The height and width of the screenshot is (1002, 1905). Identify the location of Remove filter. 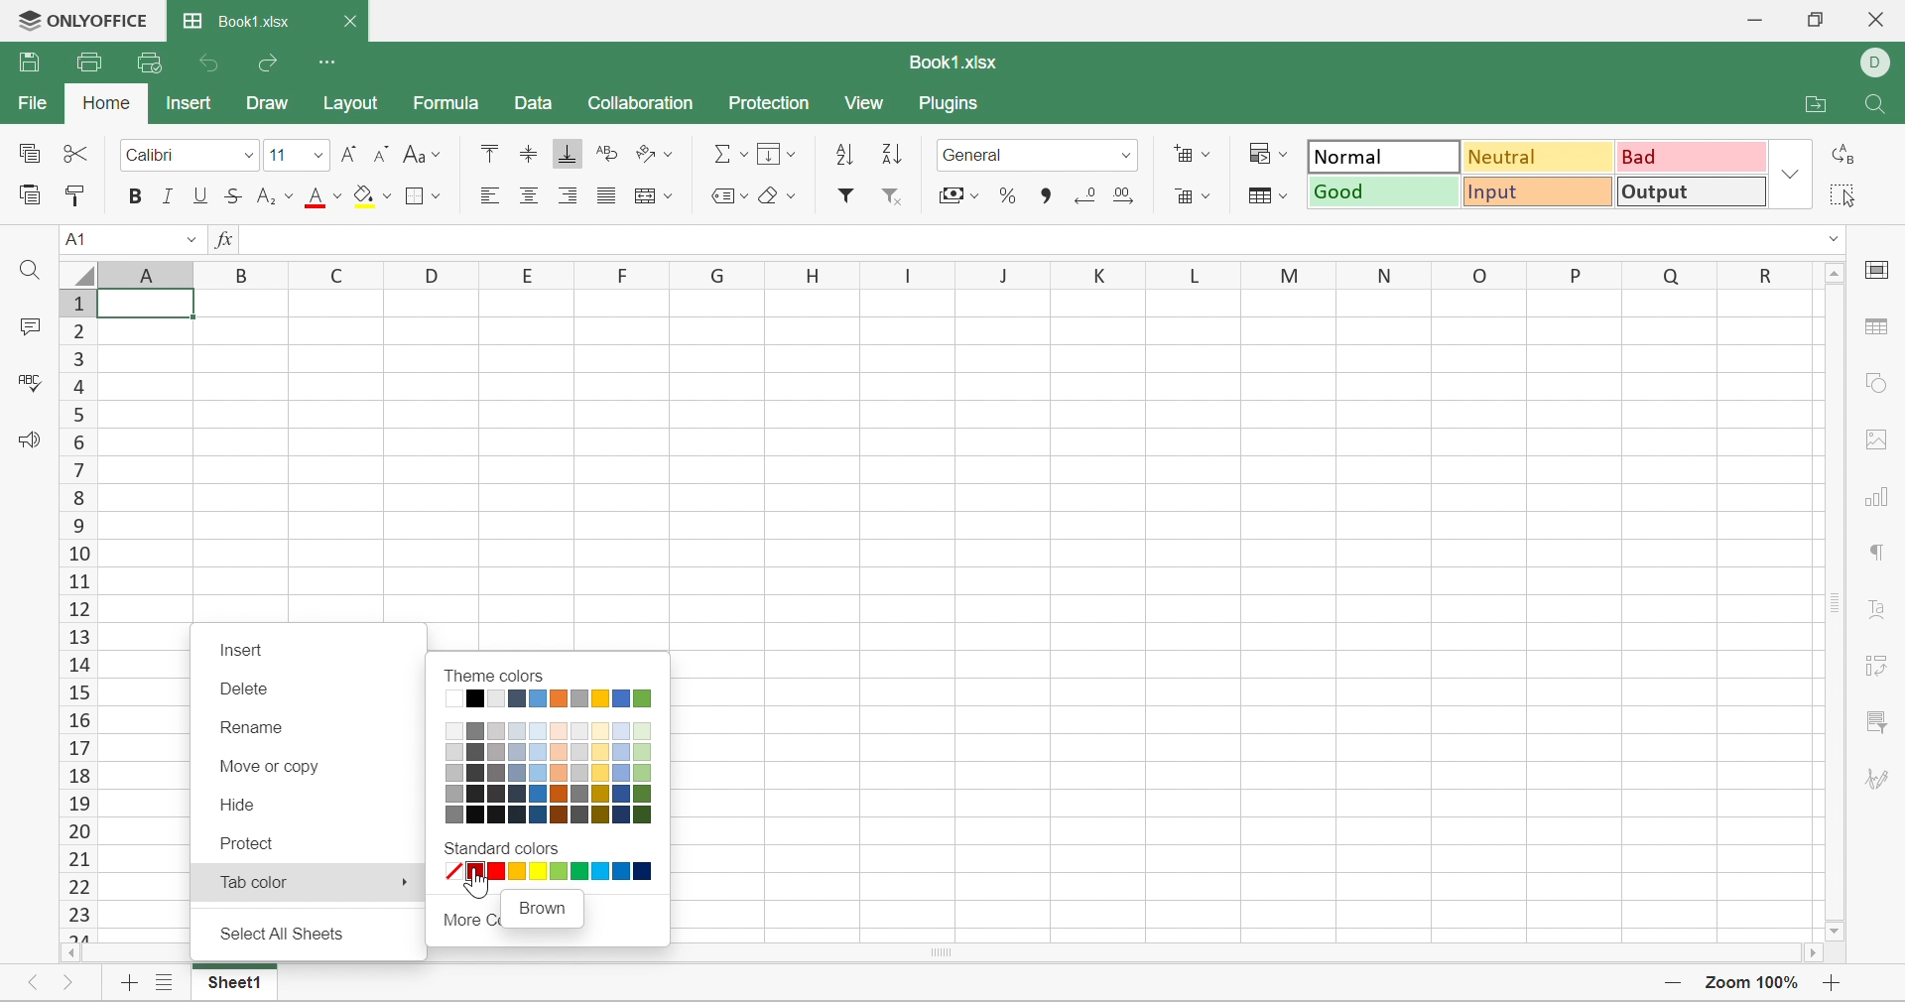
(891, 199).